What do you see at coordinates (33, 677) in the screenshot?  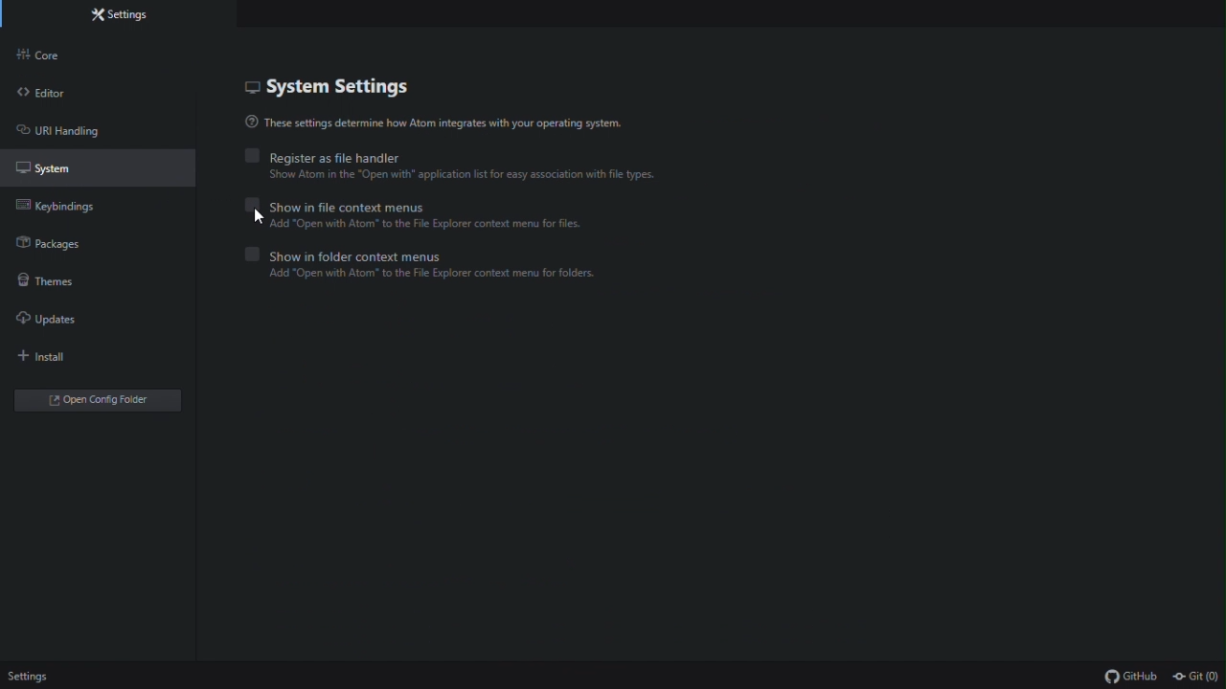 I see `Settings` at bounding box center [33, 677].